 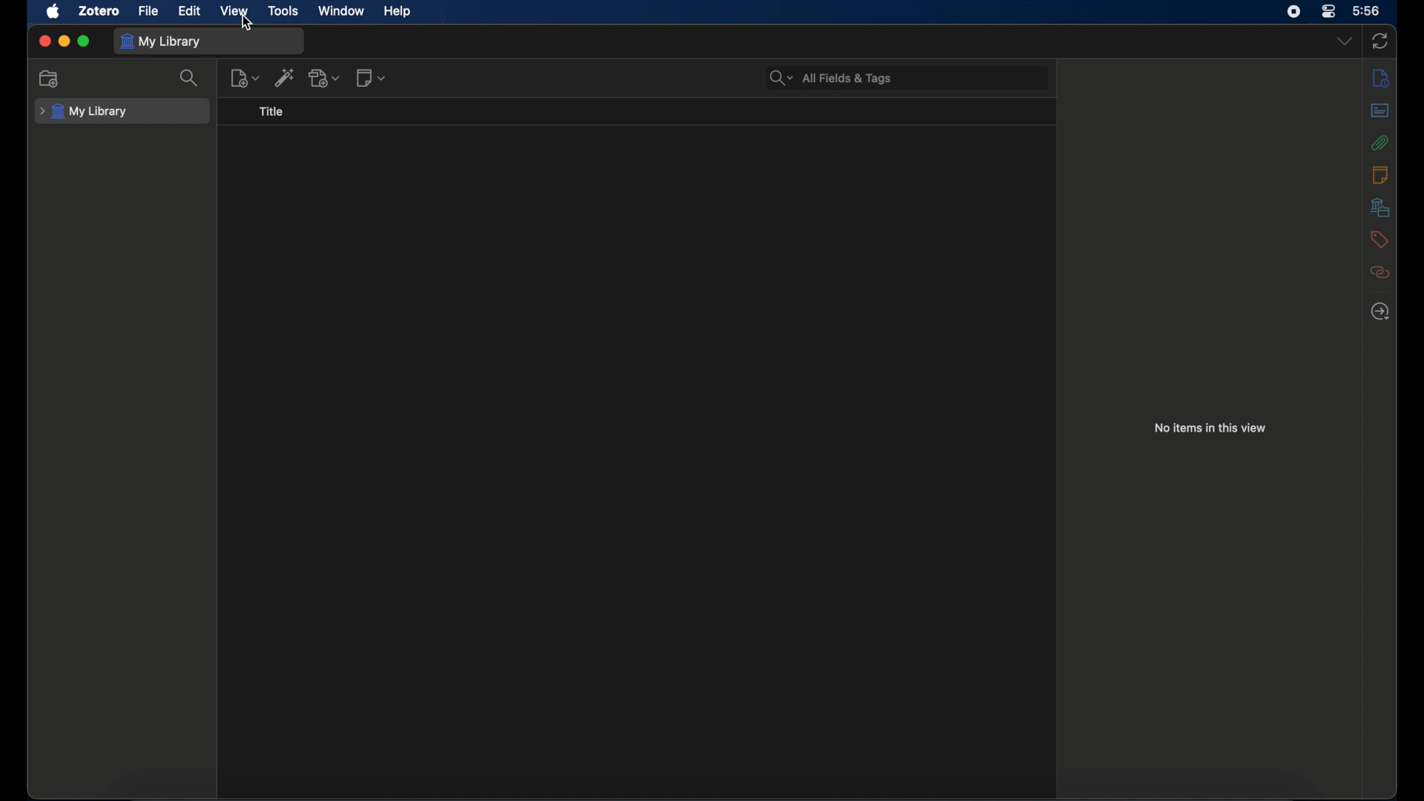 What do you see at coordinates (84, 111) in the screenshot?
I see `my library` at bounding box center [84, 111].